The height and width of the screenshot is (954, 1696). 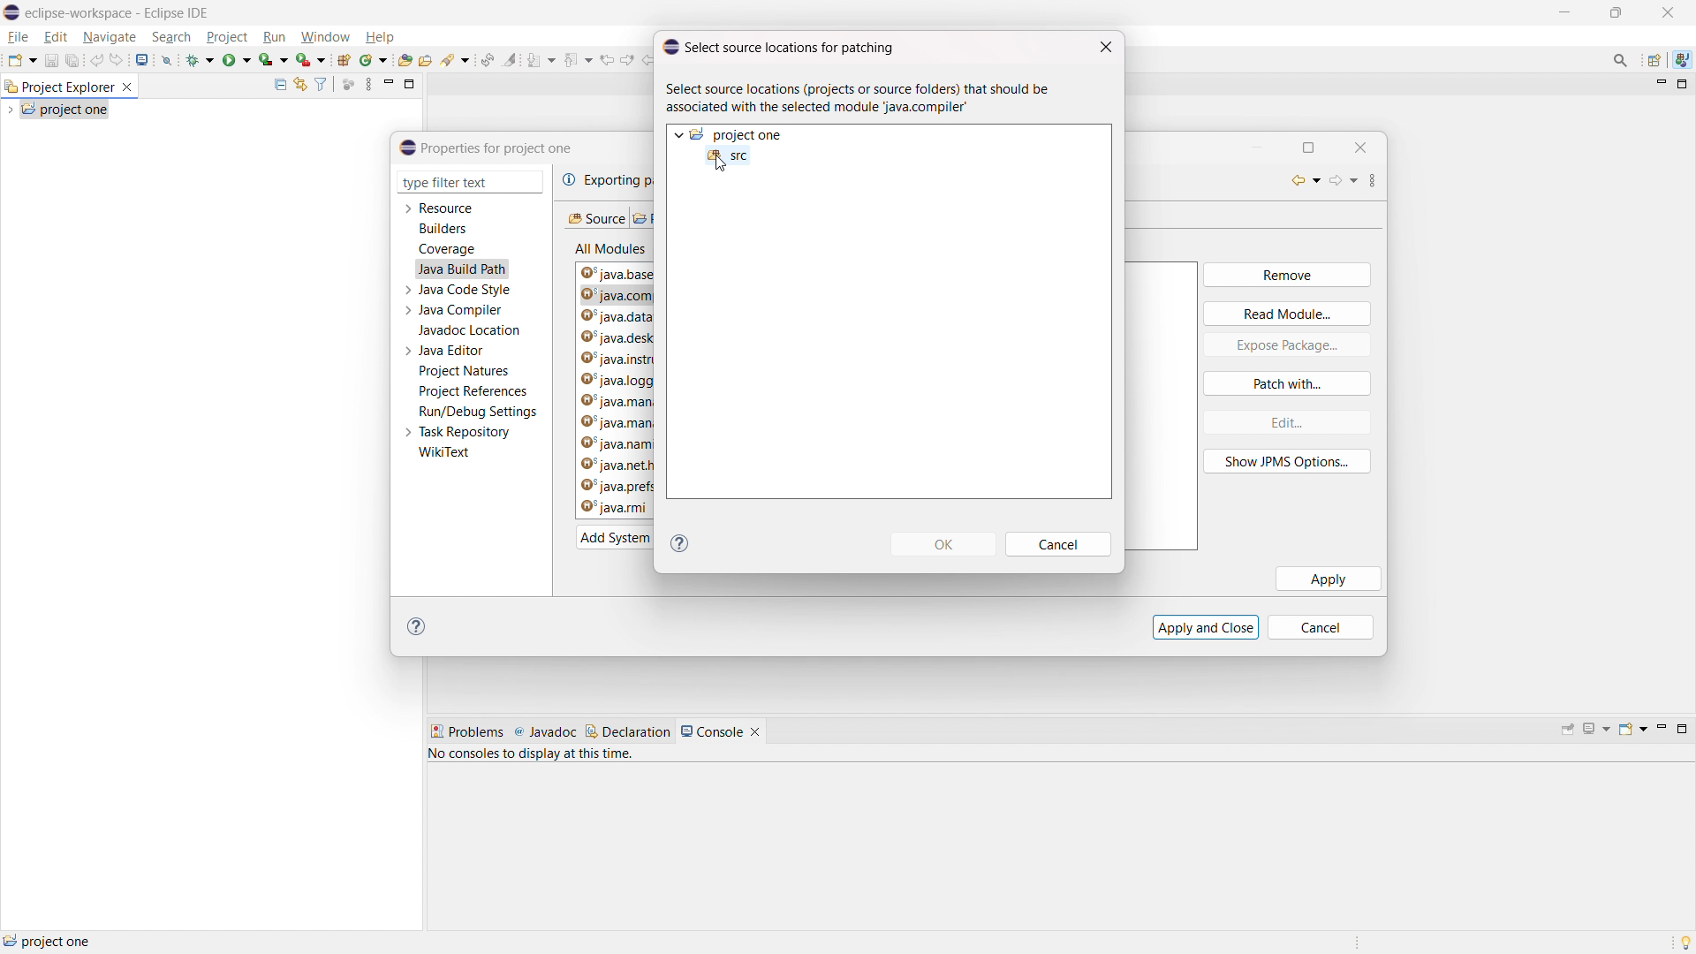 What do you see at coordinates (1382, 180) in the screenshot?
I see `view menu` at bounding box center [1382, 180].